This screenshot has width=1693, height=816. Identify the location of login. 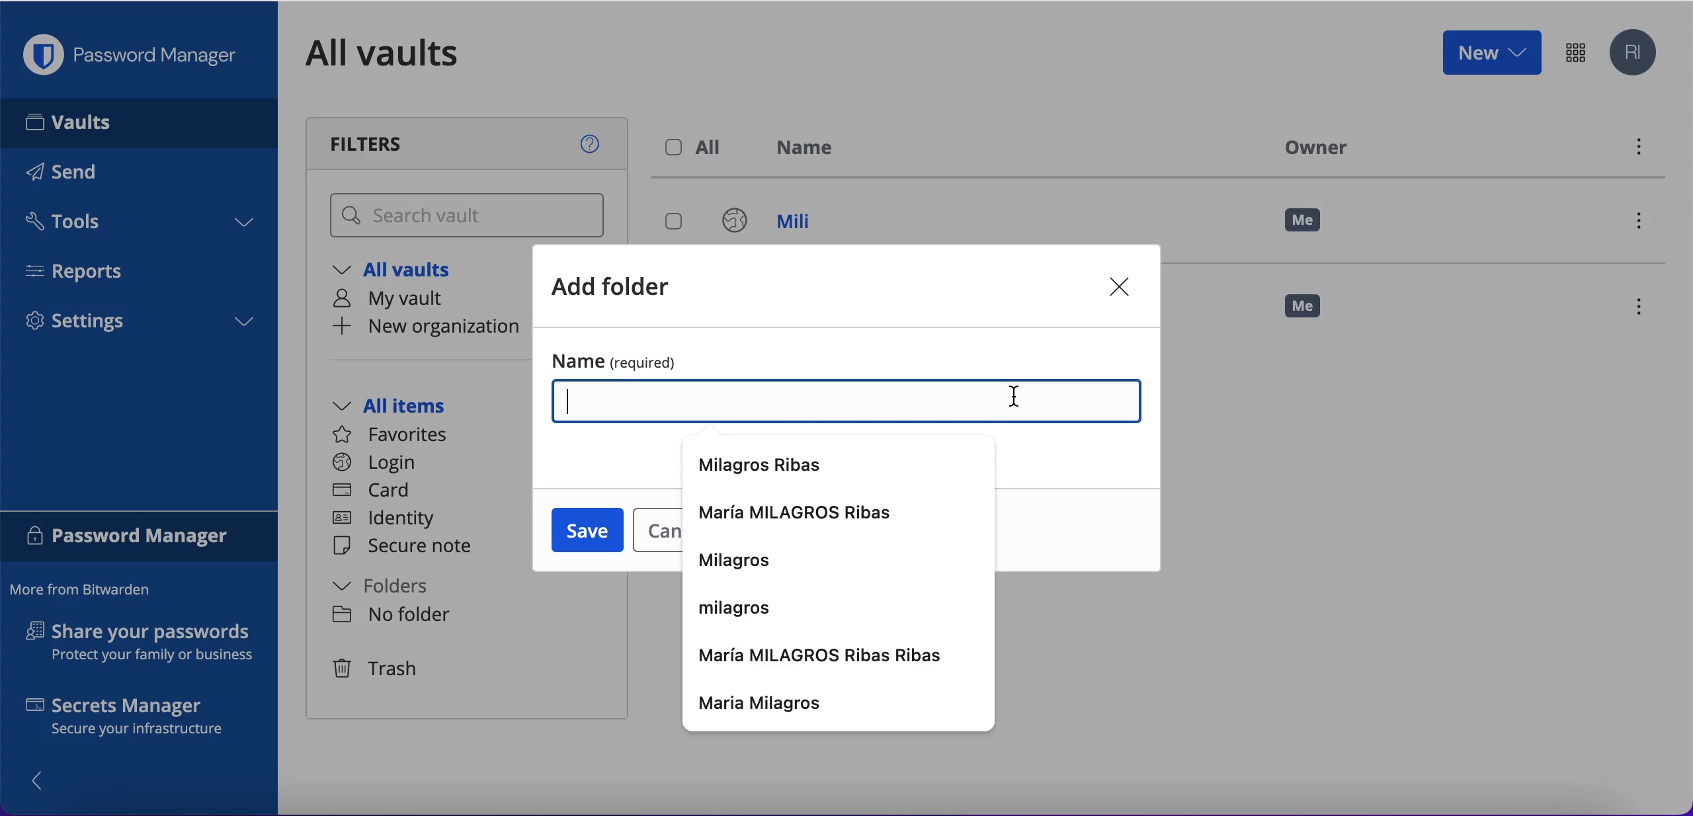
(374, 463).